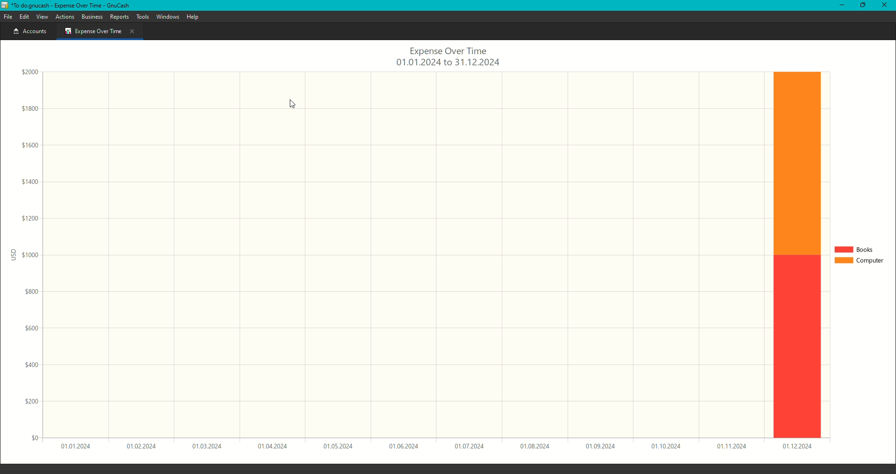 This screenshot has width=896, height=474. What do you see at coordinates (840, 6) in the screenshot?
I see `Minimize` at bounding box center [840, 6].